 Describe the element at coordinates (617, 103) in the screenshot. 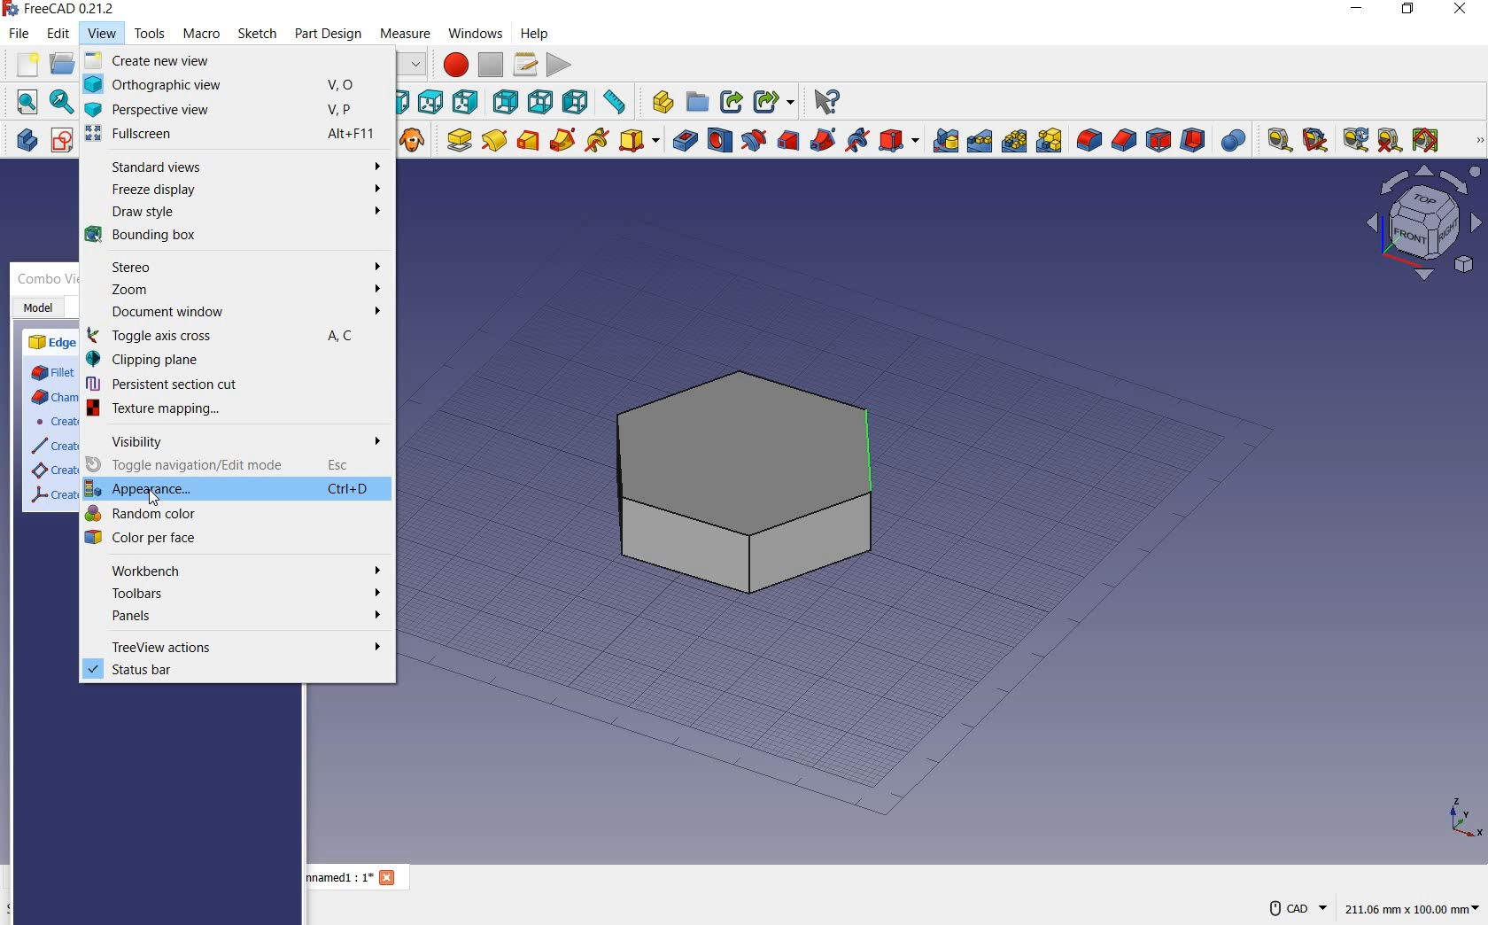

I see `measure distance` at that location.